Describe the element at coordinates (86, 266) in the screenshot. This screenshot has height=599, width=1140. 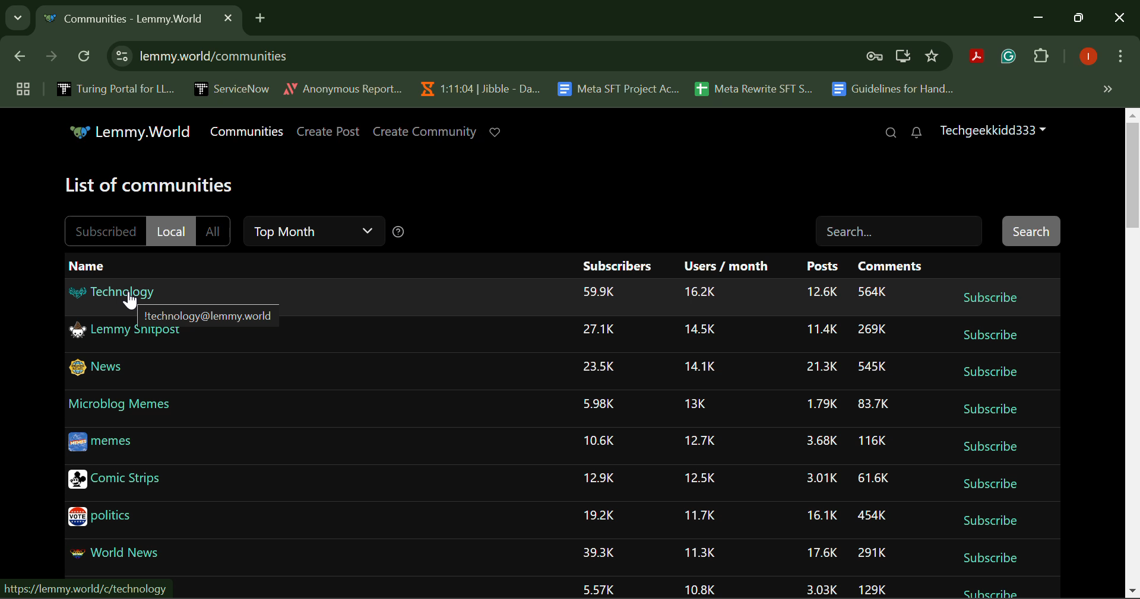
I see `Name column Heading` at that location.